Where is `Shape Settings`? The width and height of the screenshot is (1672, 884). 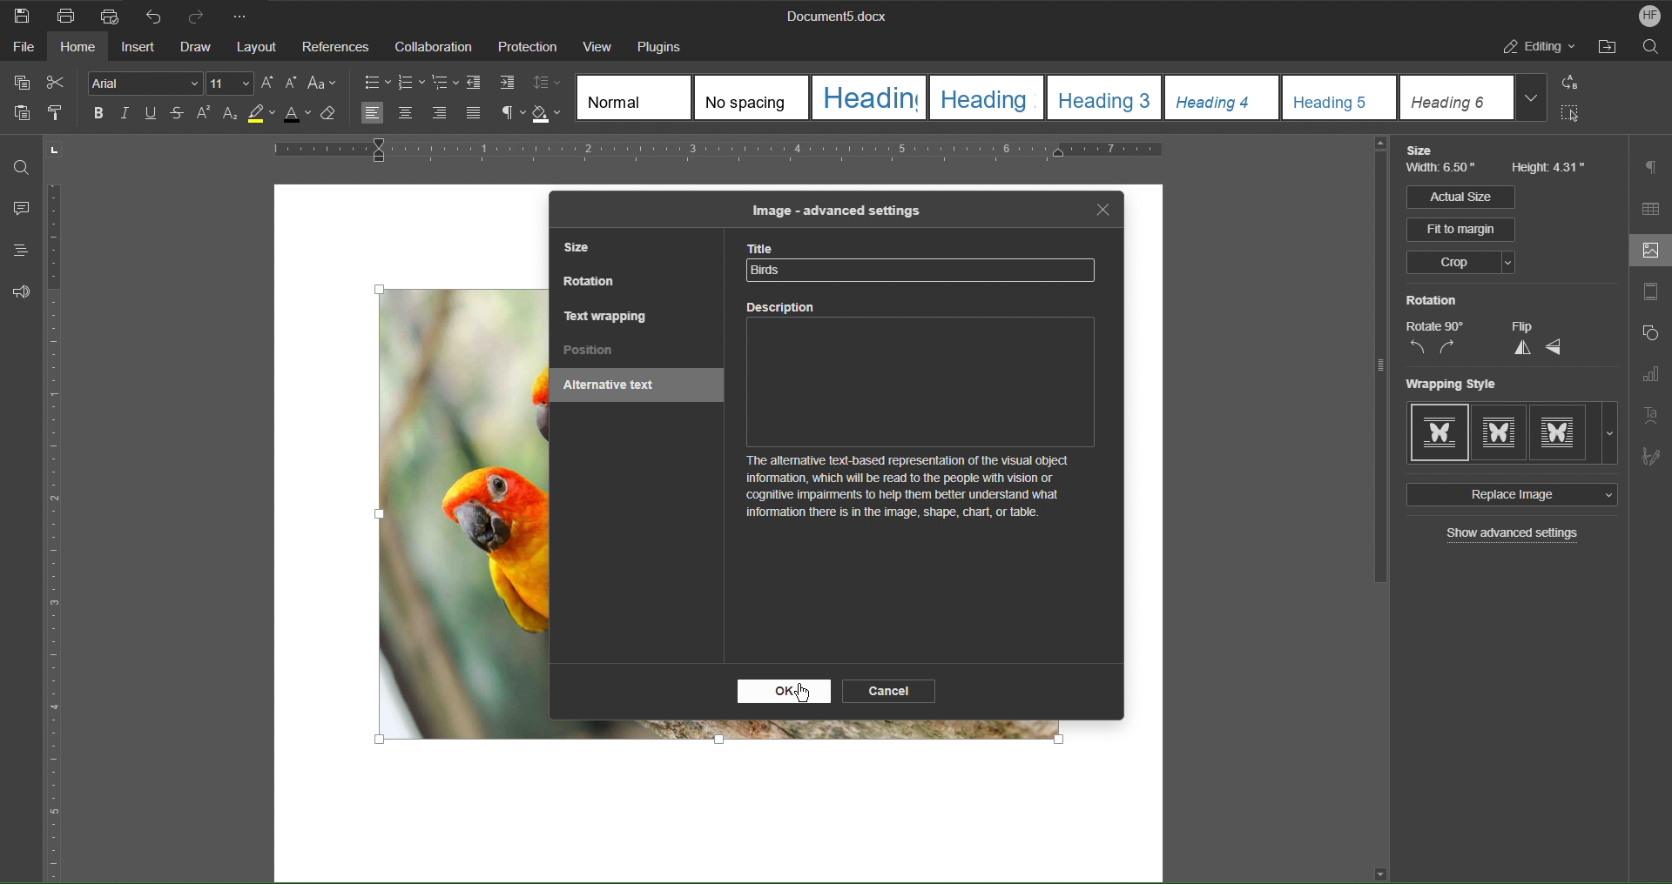
Shape Settings is located at coordinates (1649, 337).